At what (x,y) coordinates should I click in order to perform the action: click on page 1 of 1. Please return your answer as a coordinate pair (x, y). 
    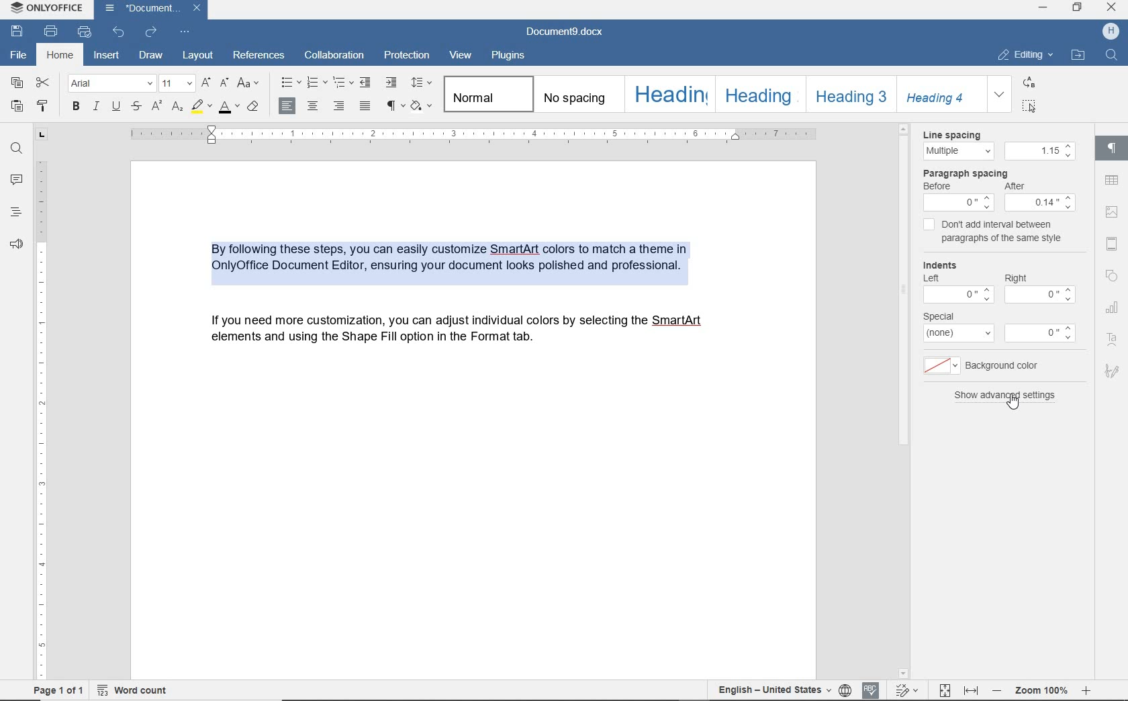
    Looking at the image, I should click on (59, 690).